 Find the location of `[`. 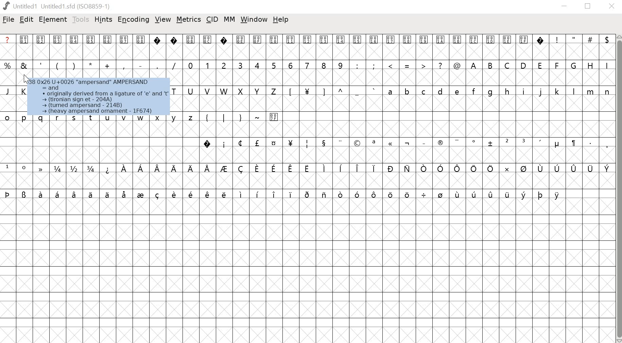

[ is located at coordinates (290, 91).